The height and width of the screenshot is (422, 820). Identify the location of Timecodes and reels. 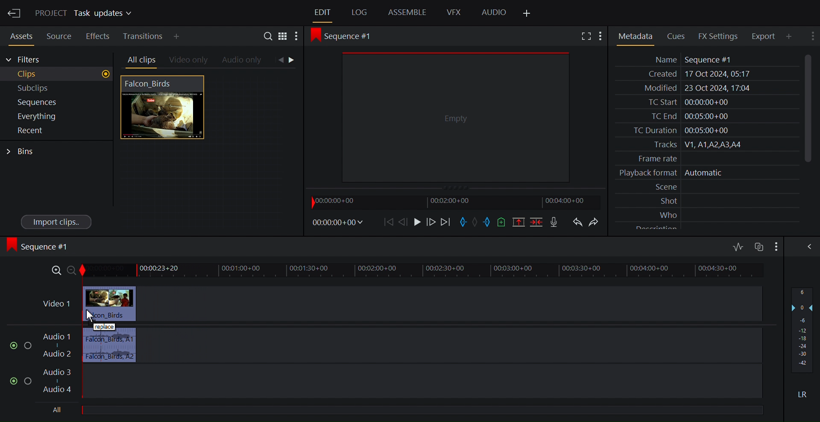
(340, 222).